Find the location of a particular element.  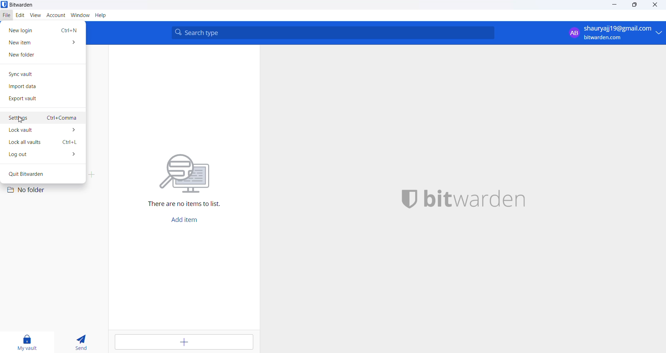

lock vault is located at coordinates (45, 131).